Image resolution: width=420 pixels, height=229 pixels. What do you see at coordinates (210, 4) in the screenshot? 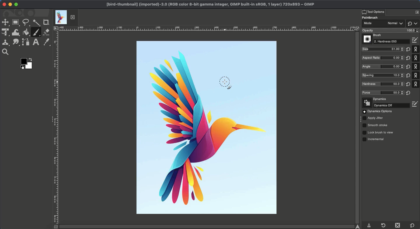
I see `GIMP project` at bounding box center [210, 4].